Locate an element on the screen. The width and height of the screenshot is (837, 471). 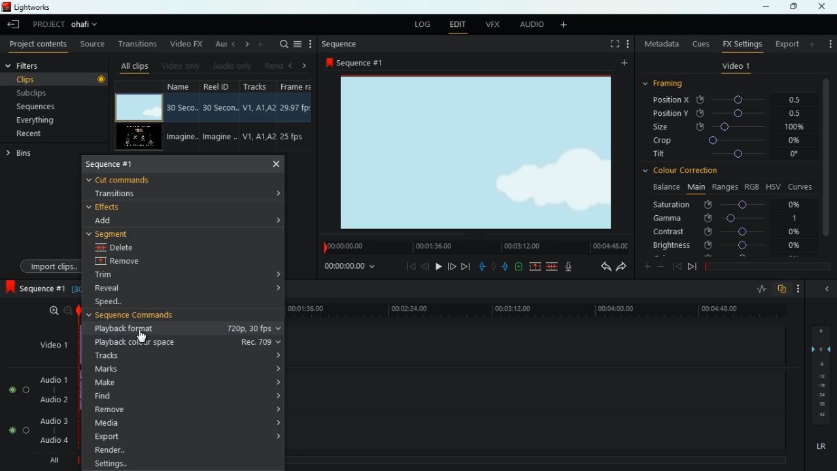
forward is located at coordinates (466, 267).